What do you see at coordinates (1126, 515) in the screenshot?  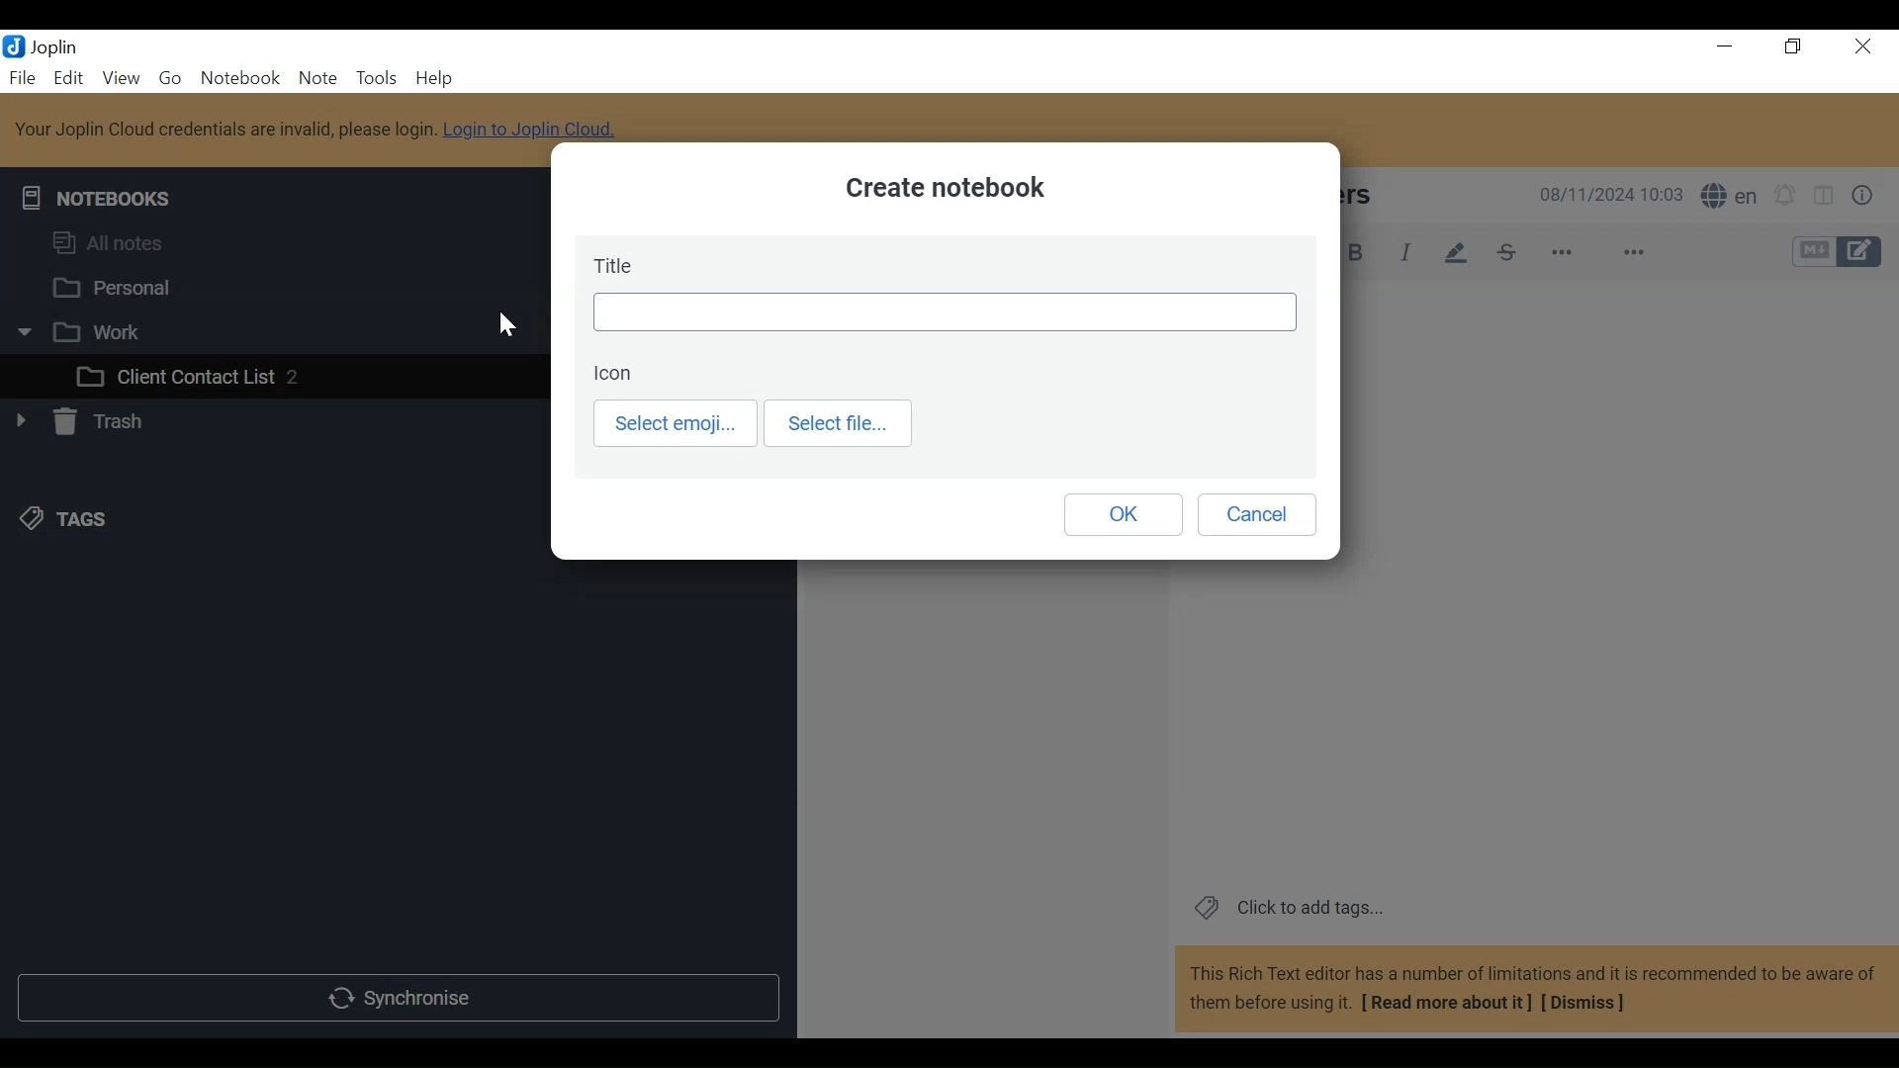 I see `OK` at bounding box center [1126, 515].